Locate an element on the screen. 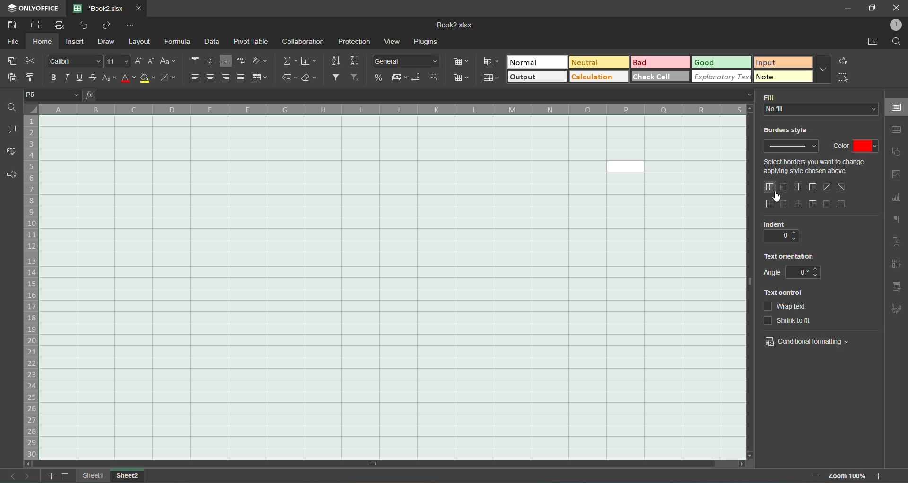 The width and height of the screenshot is (908, 483). underline is located at coordinates (79, 77).